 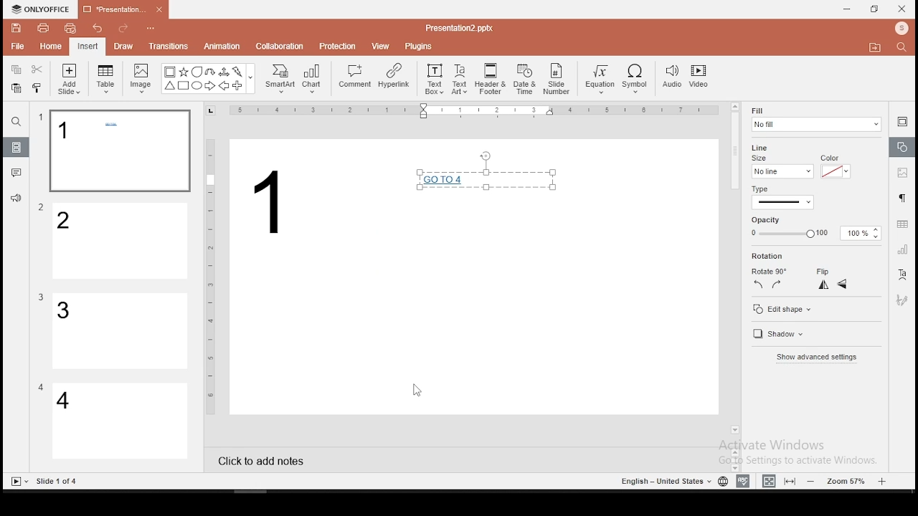 What do you see at coordinates (815, 359) in the screenshot?
I see `show advanced settings` at bounding box center [815, 359].